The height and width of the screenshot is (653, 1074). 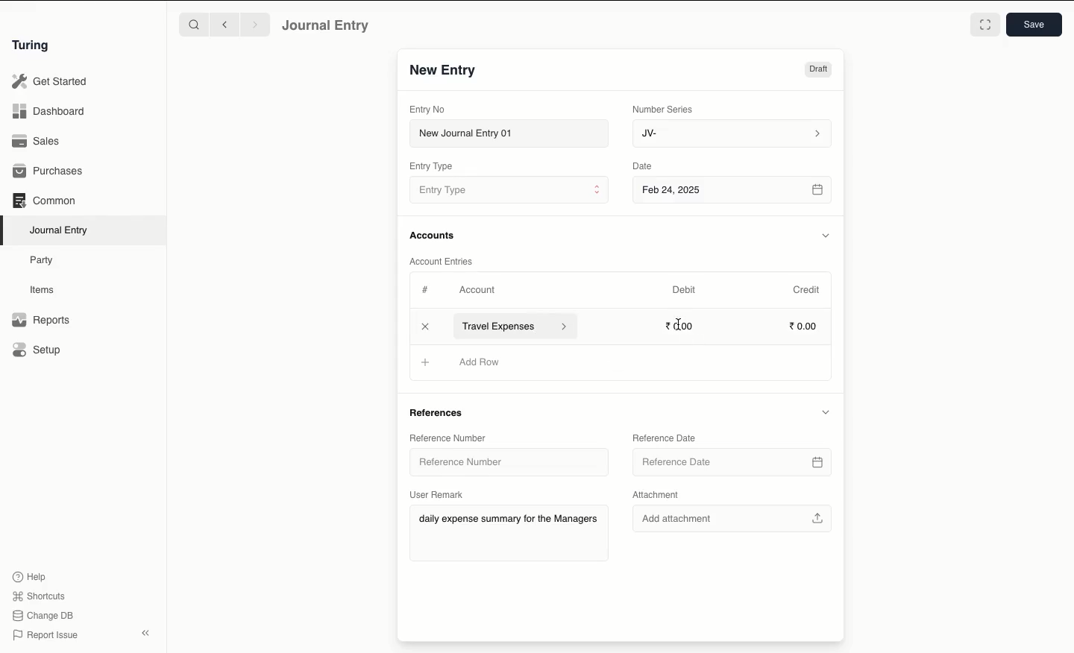 What do you see at coordinates (51, 82) in the screenshot?
I see `Get Started` at bounding box center [51, 82].